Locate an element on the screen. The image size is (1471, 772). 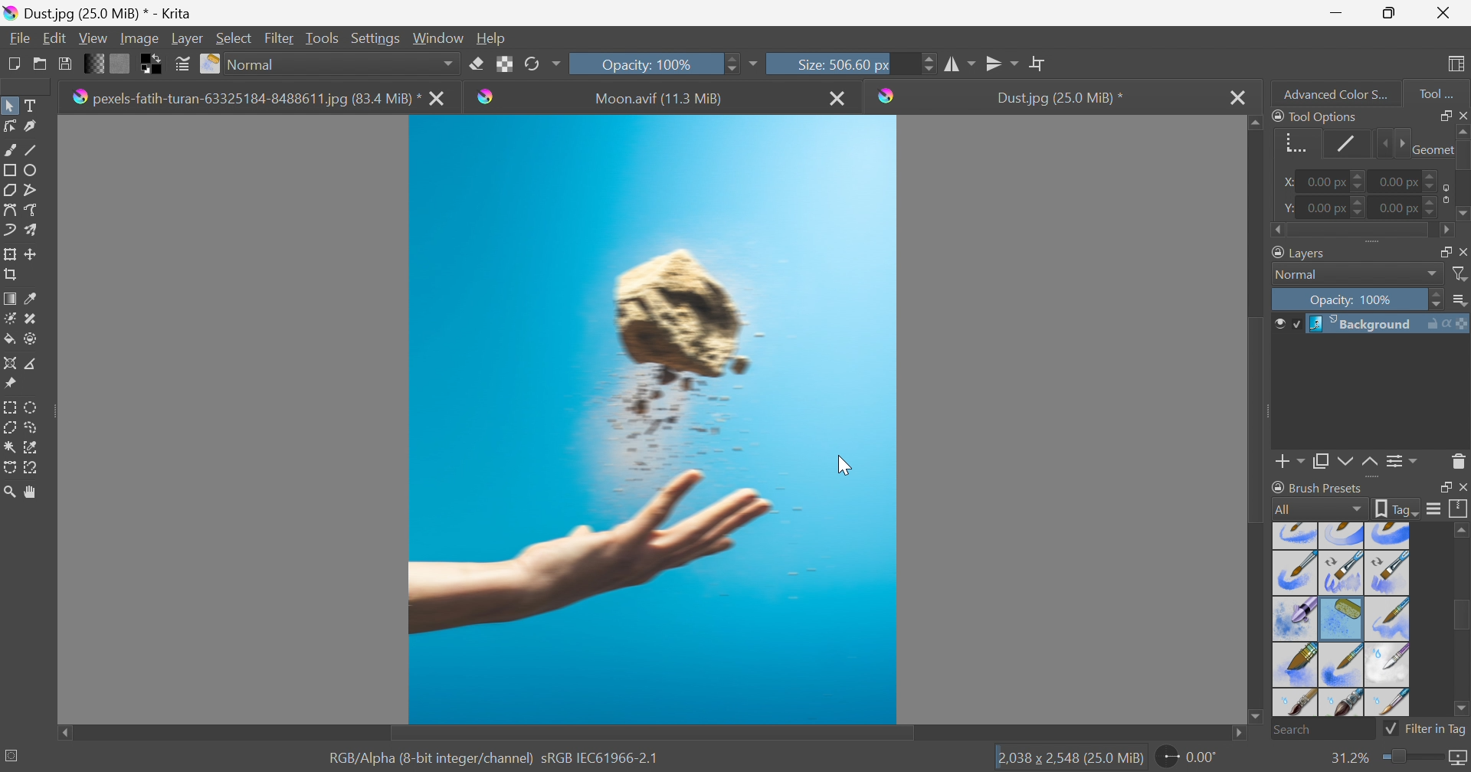
2,038*2,548 (25.0 MB) is located at coordinates (1070, 759).